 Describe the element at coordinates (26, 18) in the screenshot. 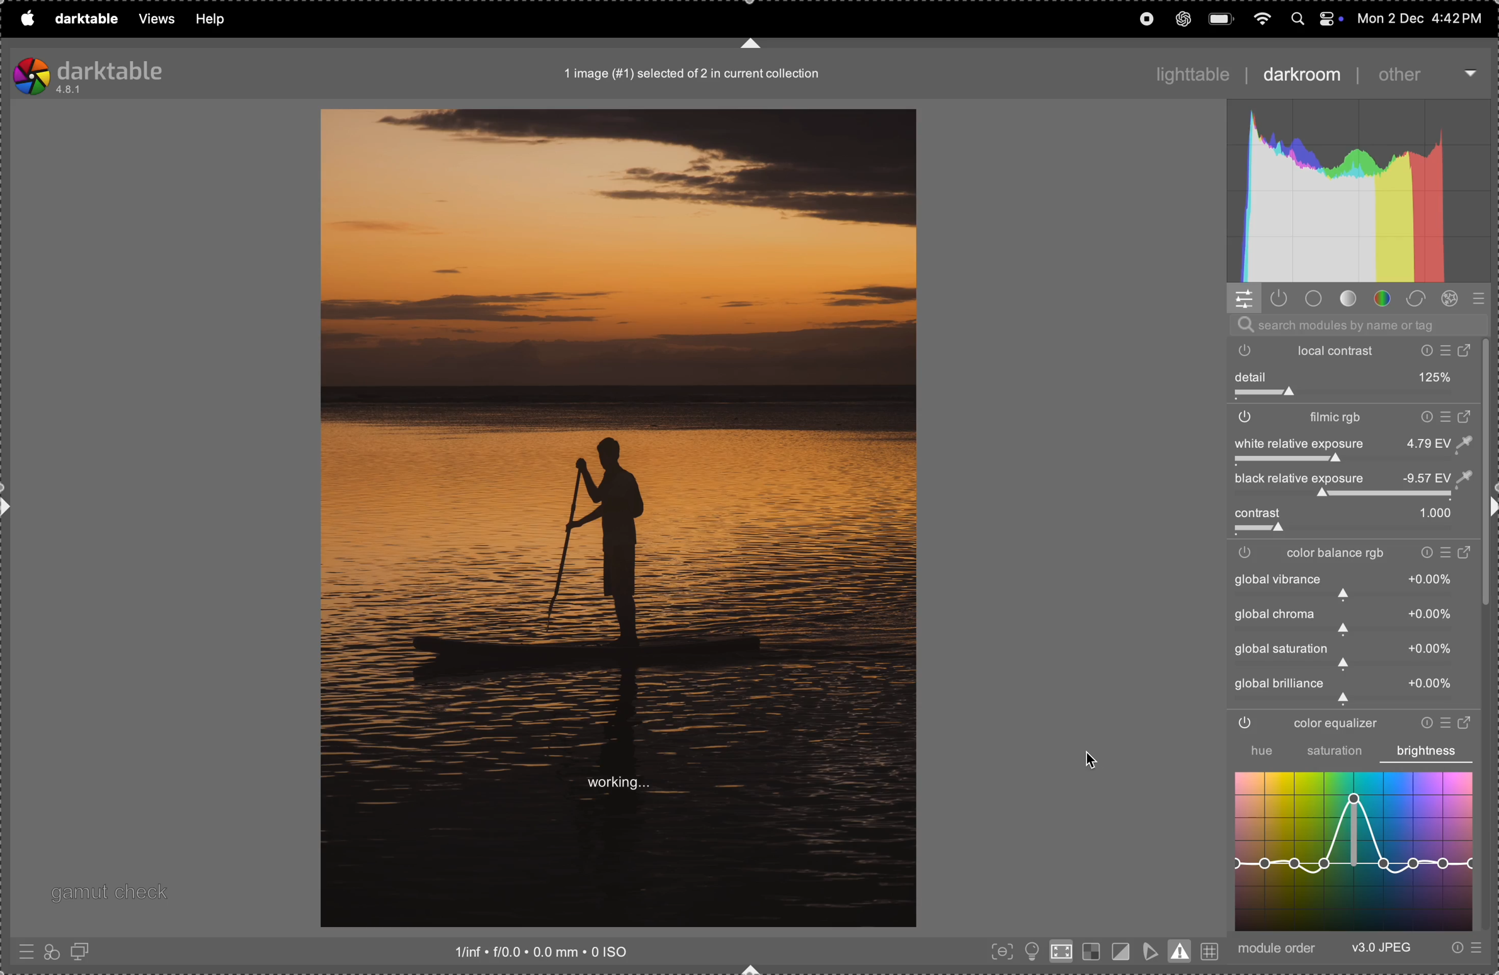

I see `apple menu` at that location.